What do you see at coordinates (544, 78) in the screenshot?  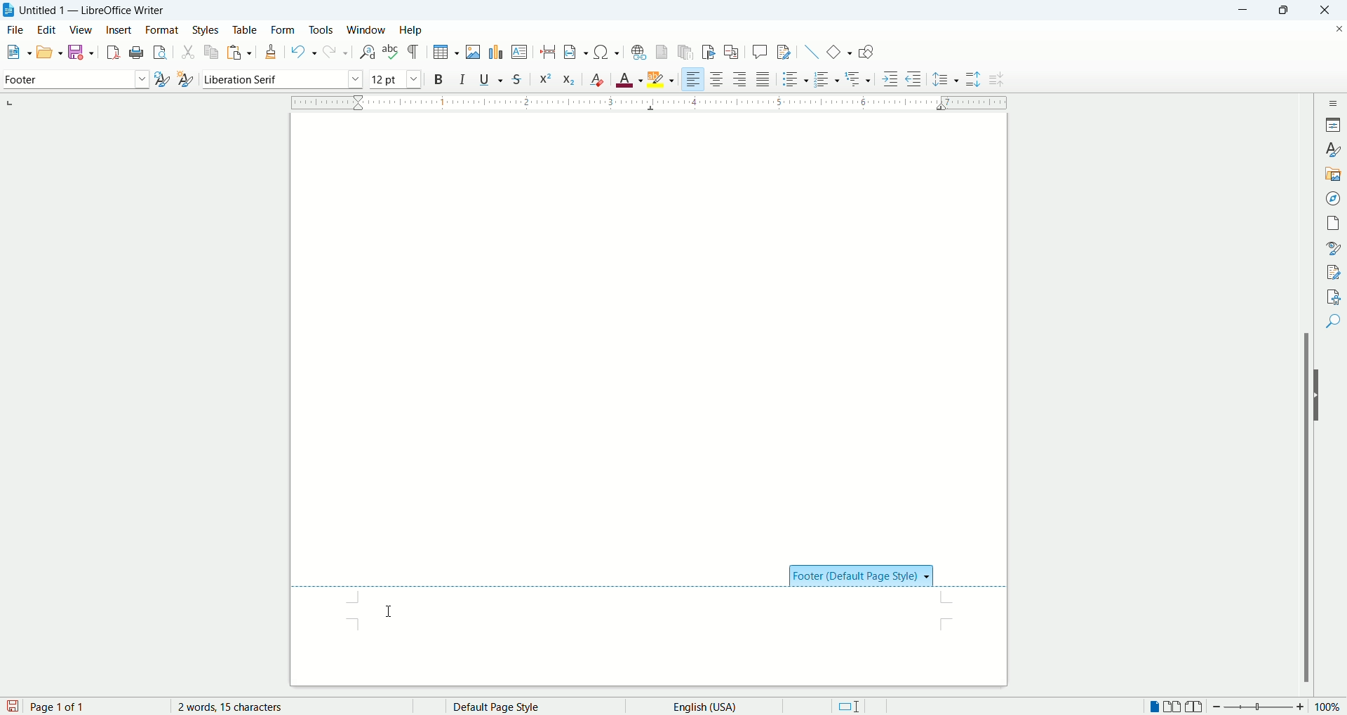 I see `superscript` at bounding box center [544, 78].